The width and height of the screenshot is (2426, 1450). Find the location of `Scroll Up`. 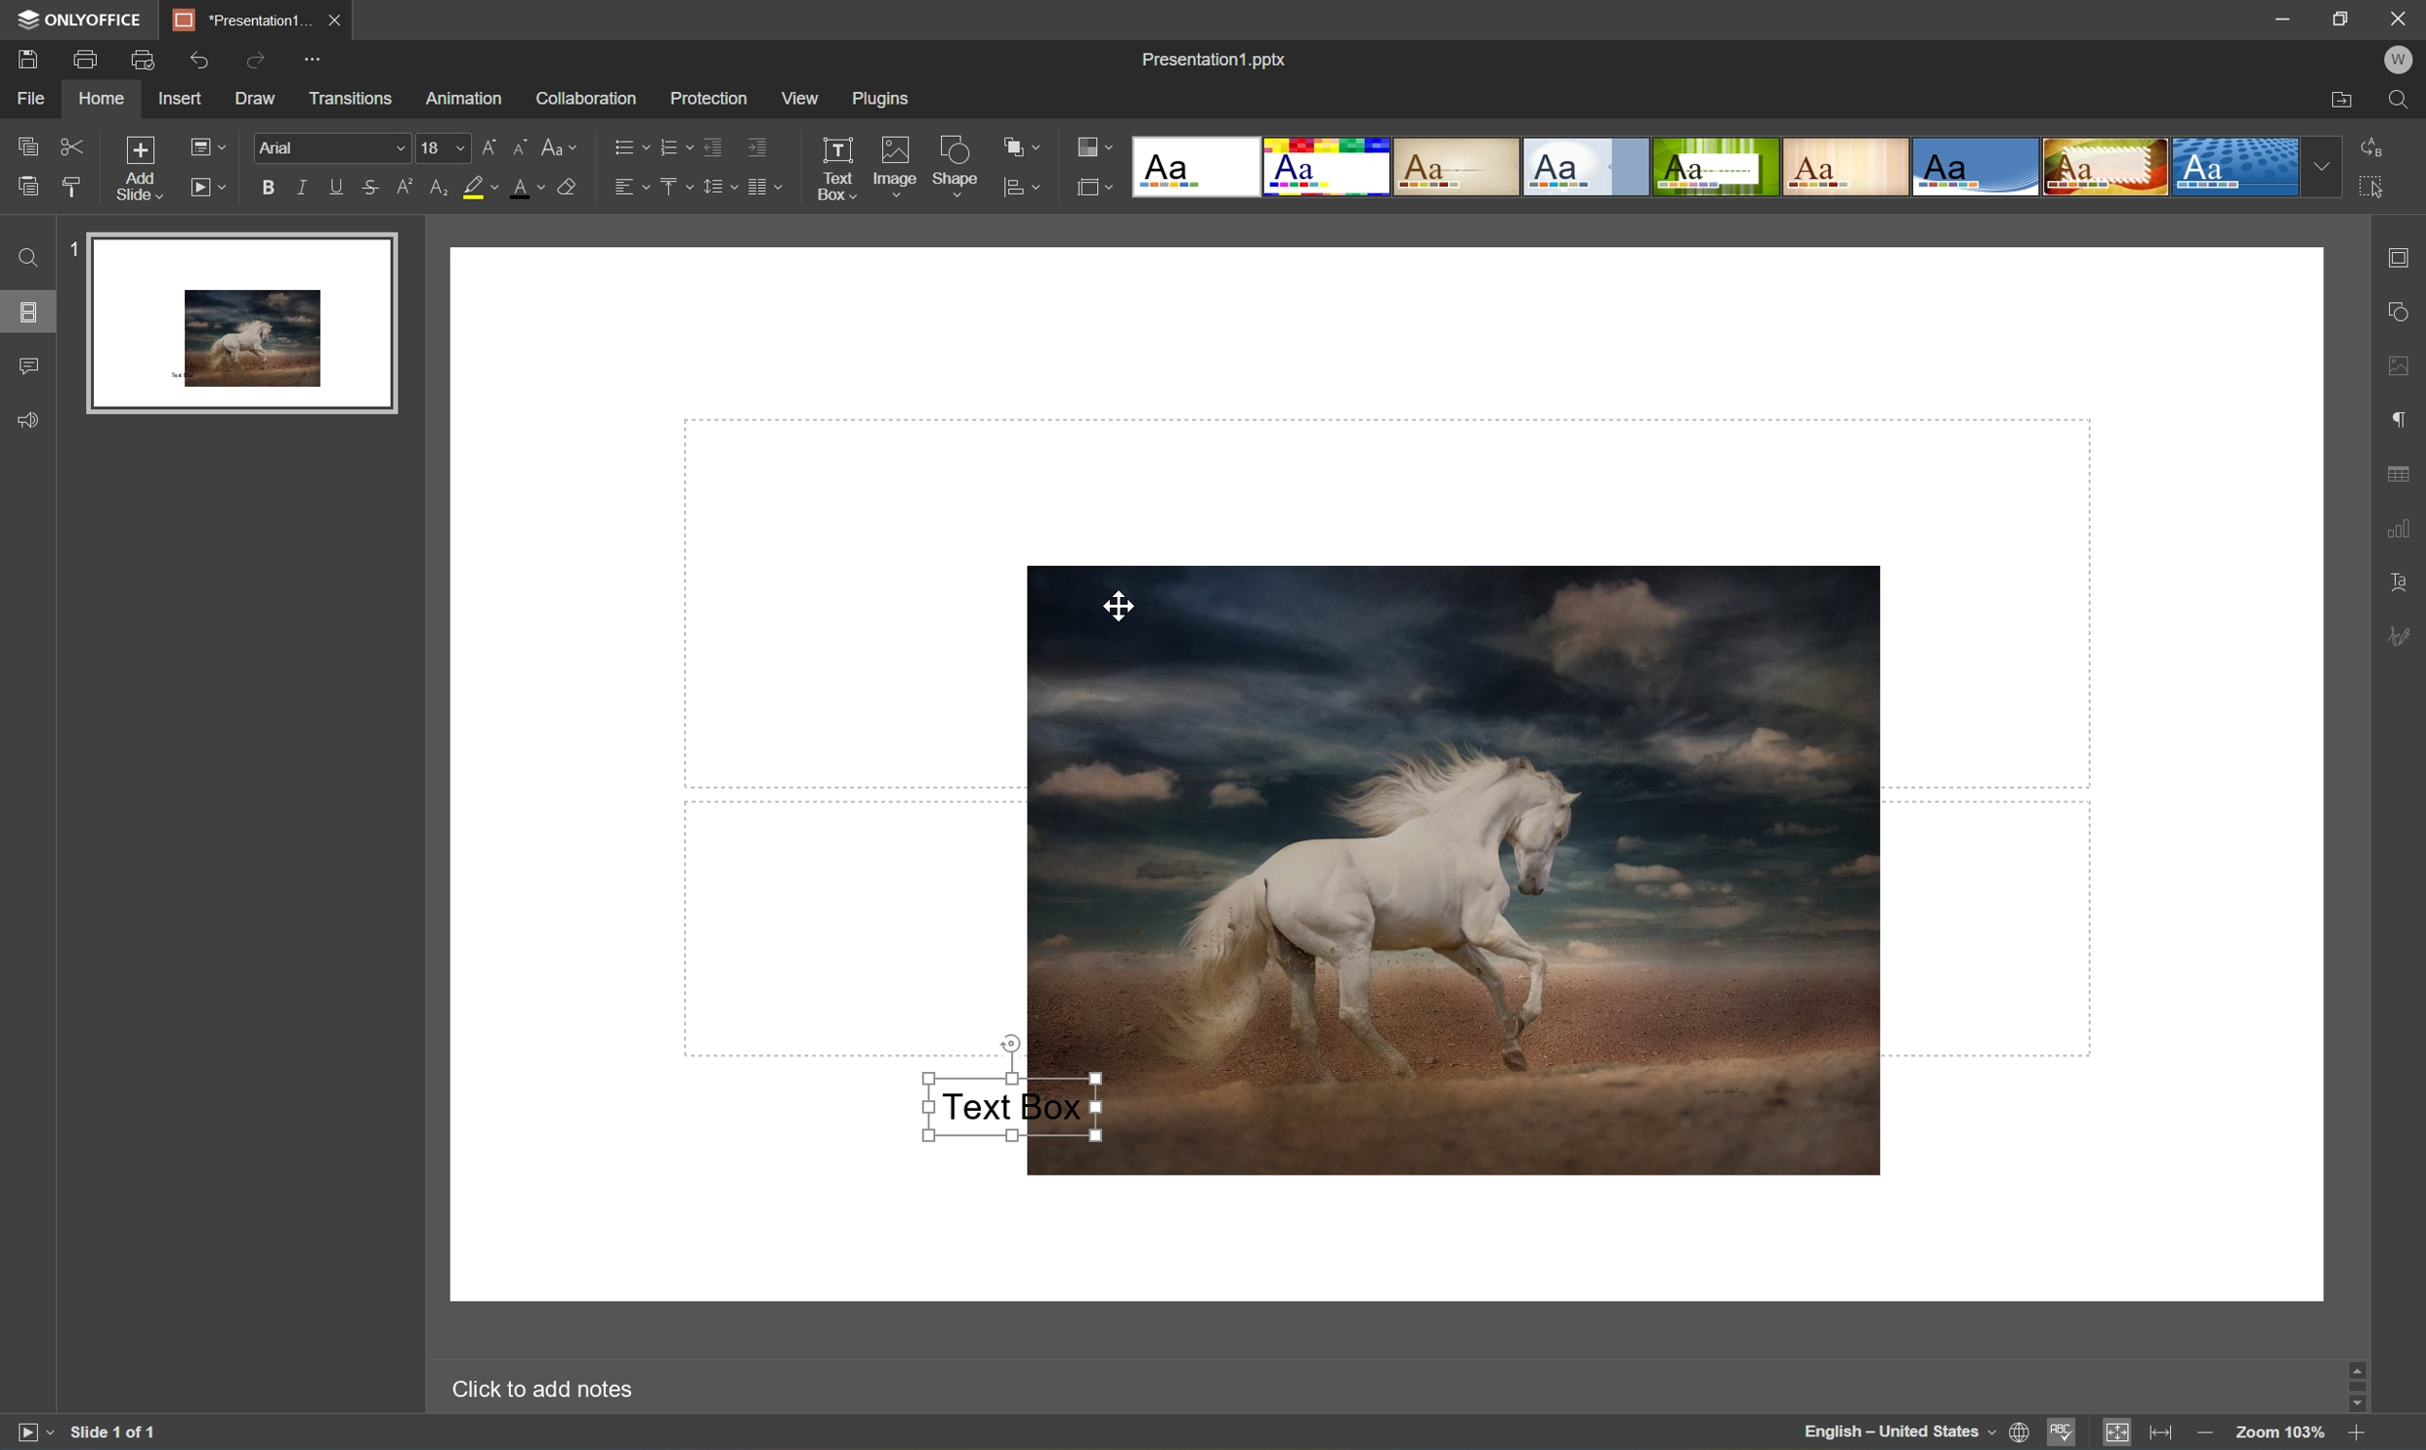

Scroll Up is located at coordinates (2355, 1361).